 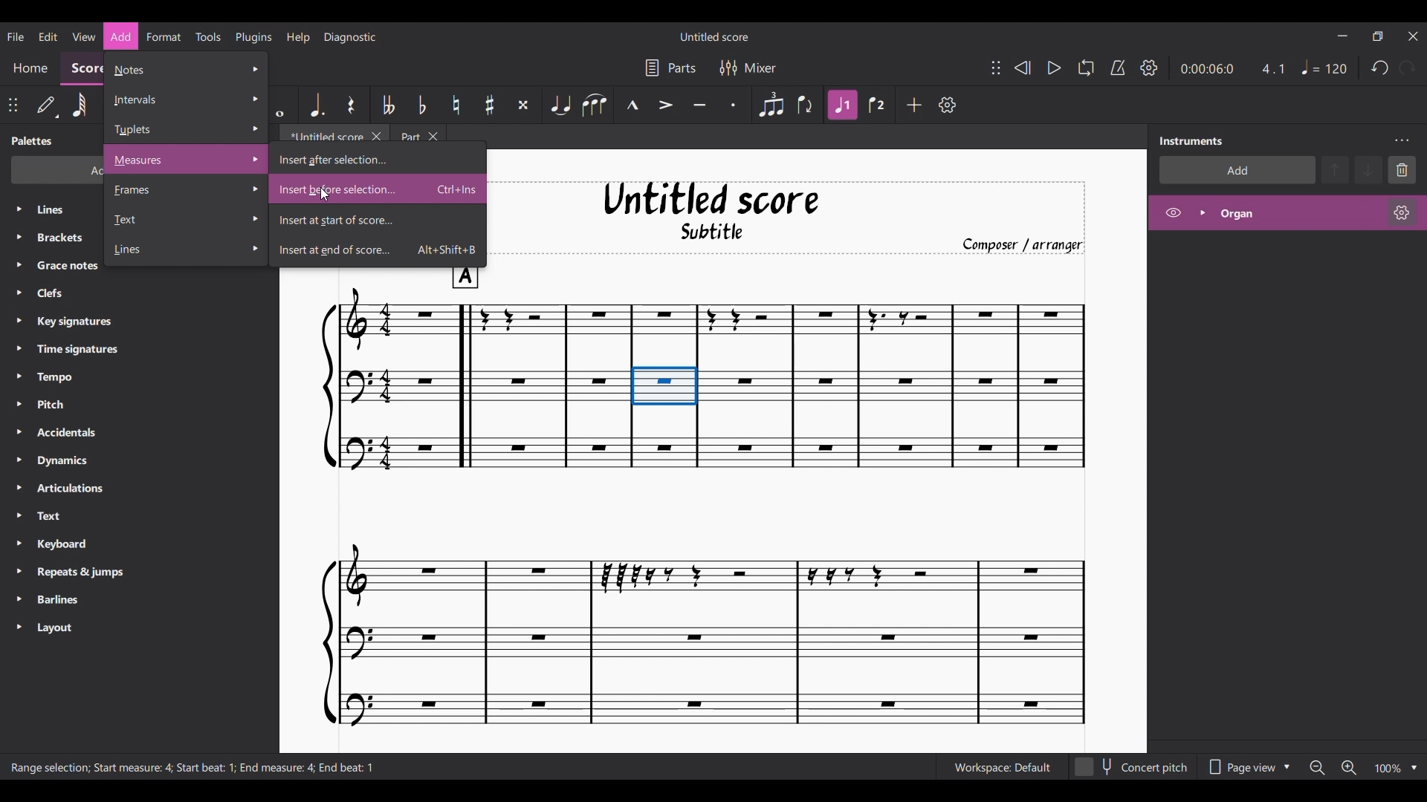 I want to click on Tie, so click(x=560, y=105).